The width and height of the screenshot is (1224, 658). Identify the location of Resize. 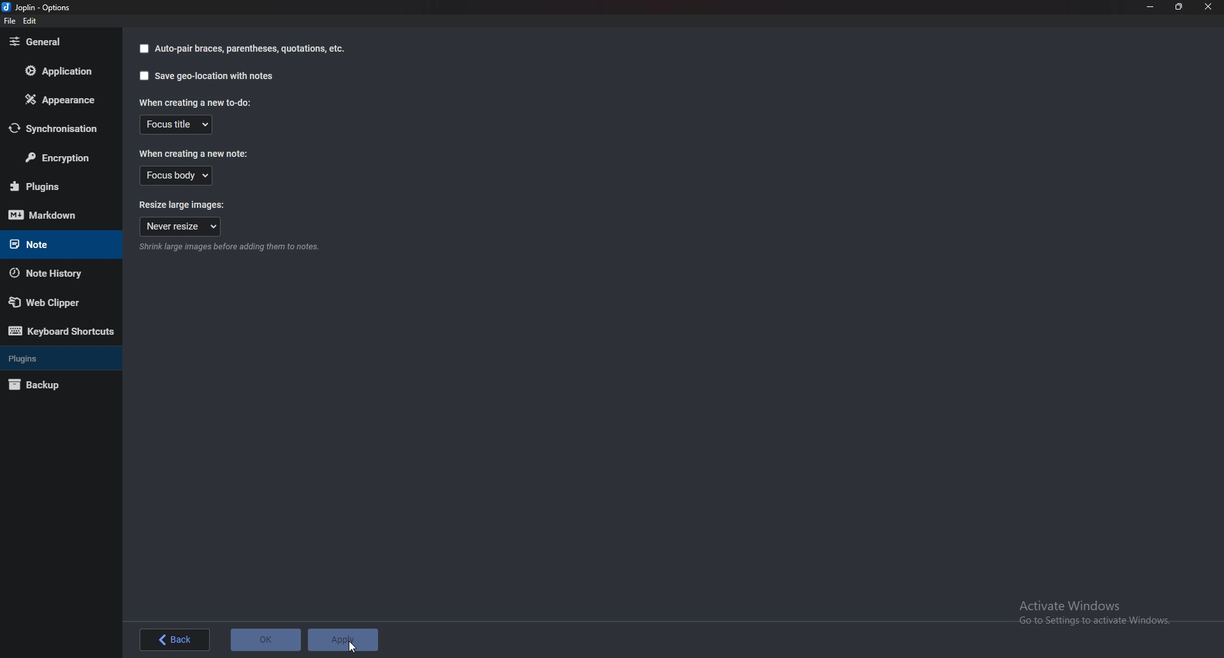
(1179, 7).